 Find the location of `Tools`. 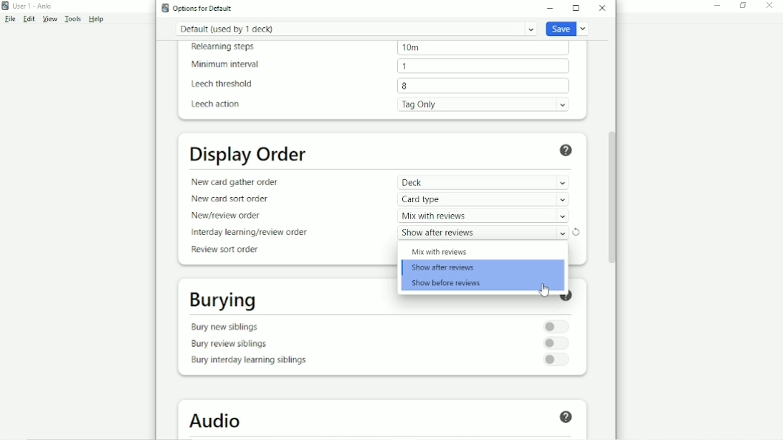

Tools is located at coordinates (72, 19).